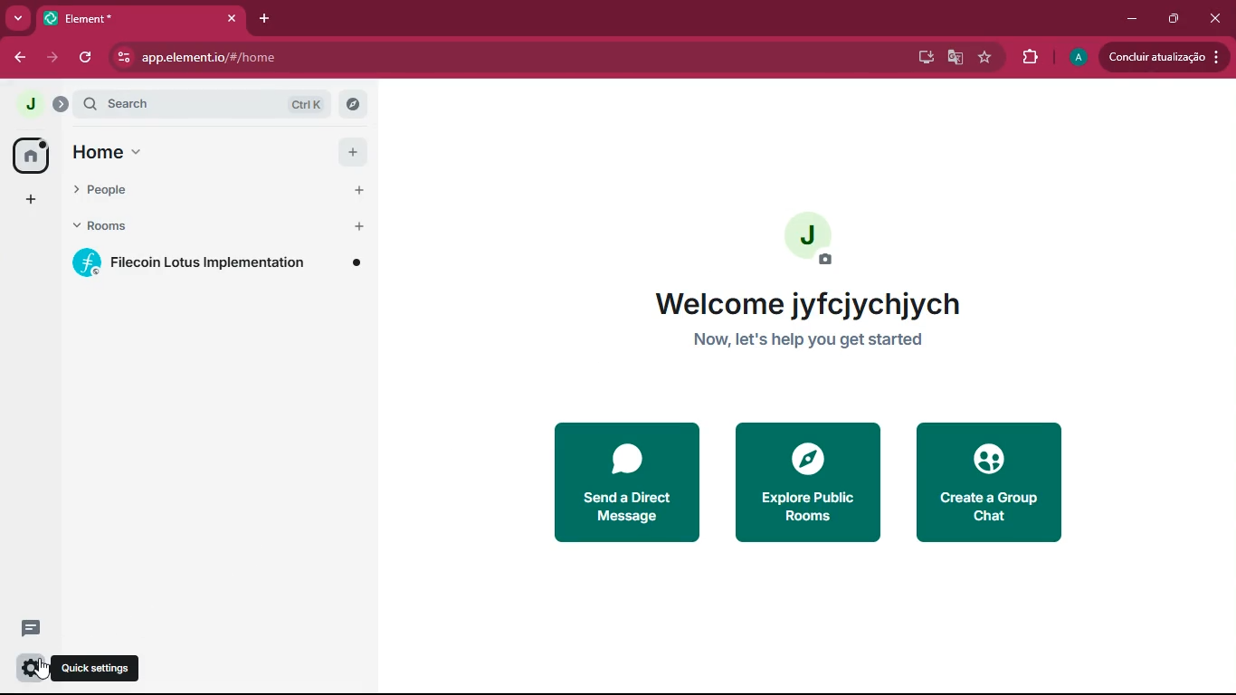  What do you see at coordinates (140, 20) in the screenshot?
I see `element` at bounding box center [140, 20].